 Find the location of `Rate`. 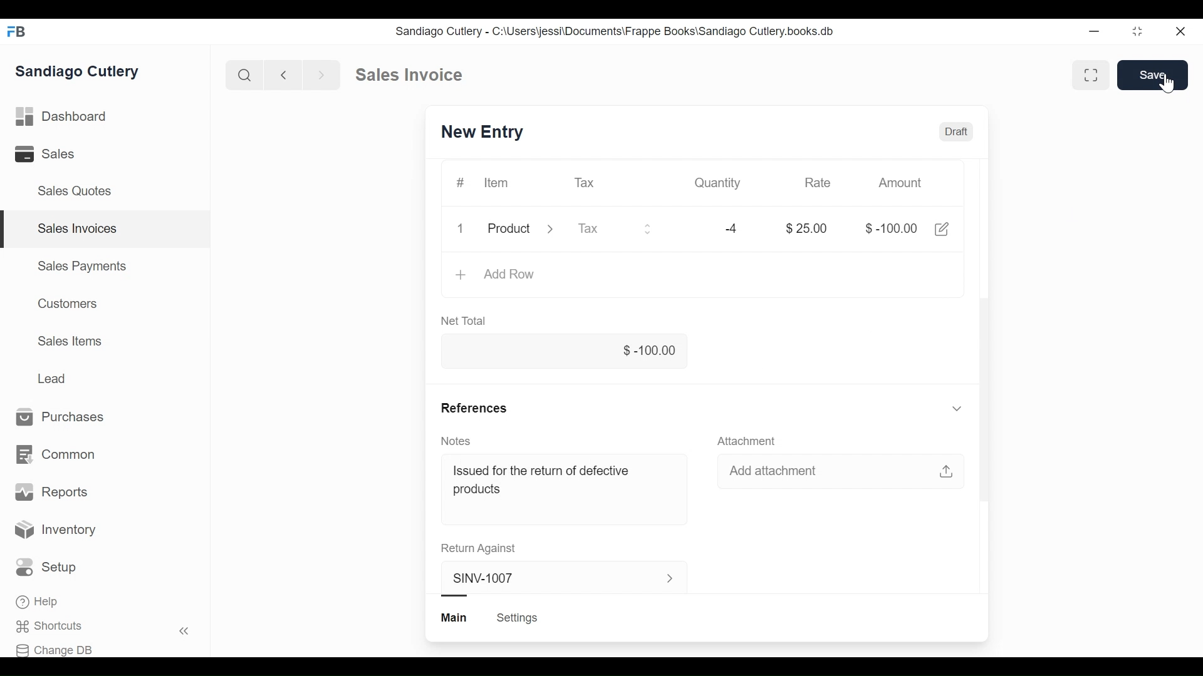

Rate is located at coordinates (817, 183).